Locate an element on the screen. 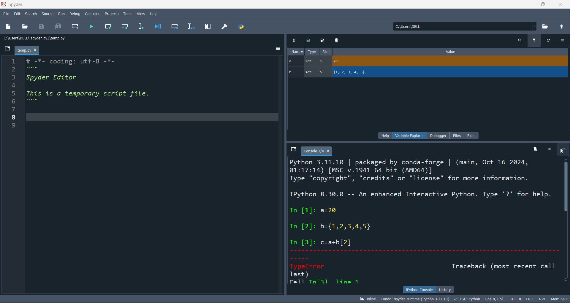 The image size is (570, 303). name is located at coordinates (295, 52).